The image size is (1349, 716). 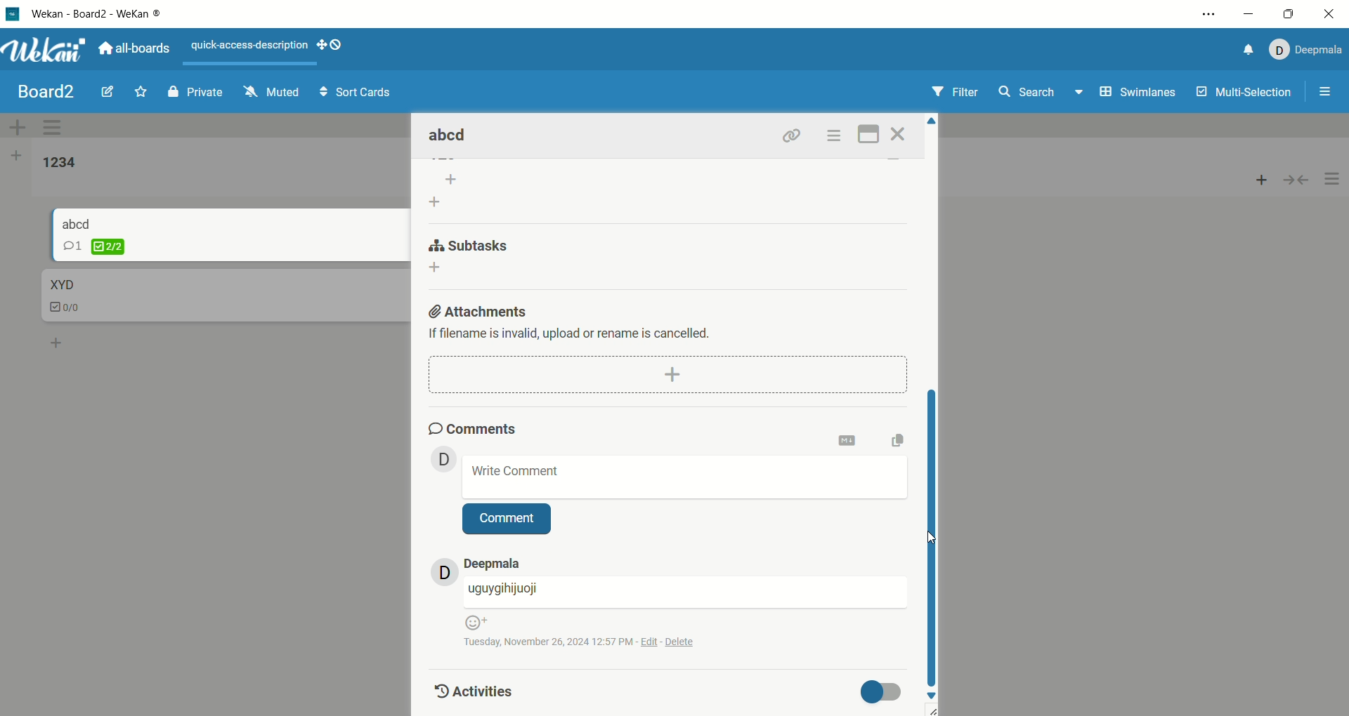 What do you see at coordinates (686, 477) in the screenshot?
I see `write comment` at bounding box center [686, 477].